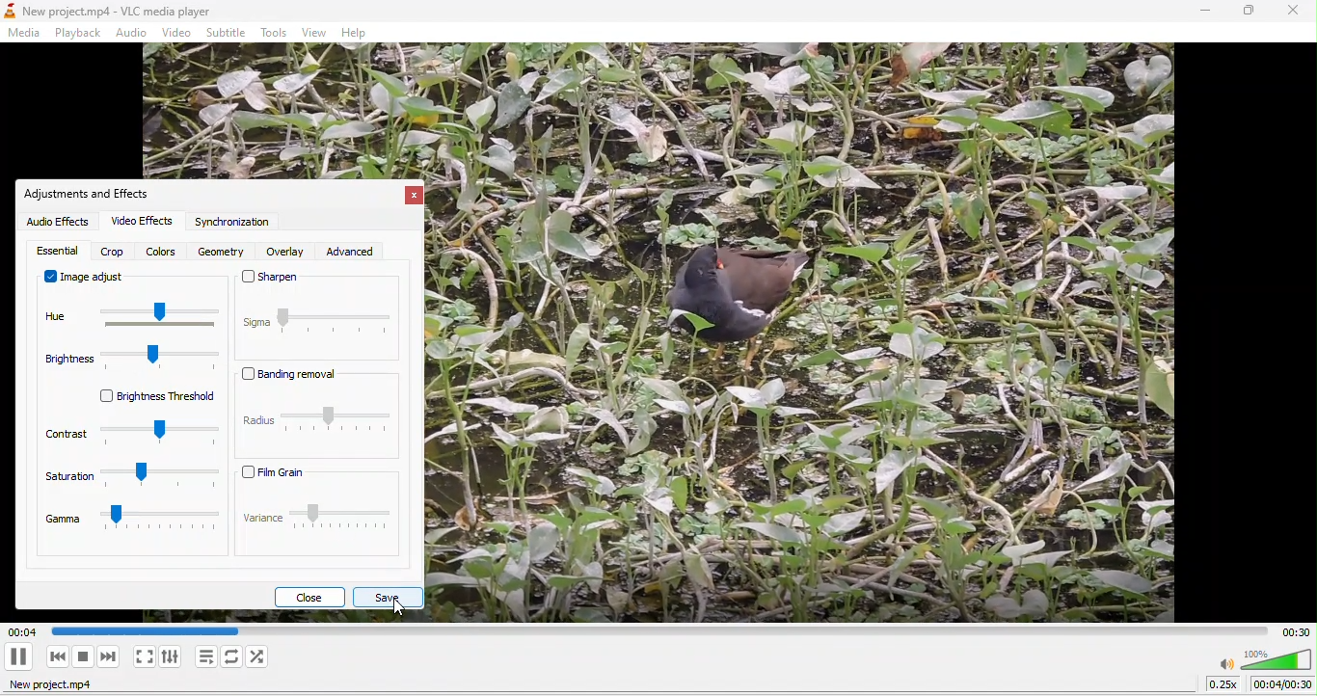 Image resolution: width=1317 pixels, height=696 pixels. Describe the element at coordinates (1291, 13) in the screenshot. I see `close` at that location.